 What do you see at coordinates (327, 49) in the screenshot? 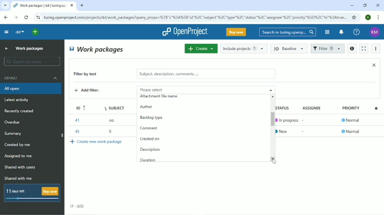
I see `Filter 1` at bounding box center [327, 49].